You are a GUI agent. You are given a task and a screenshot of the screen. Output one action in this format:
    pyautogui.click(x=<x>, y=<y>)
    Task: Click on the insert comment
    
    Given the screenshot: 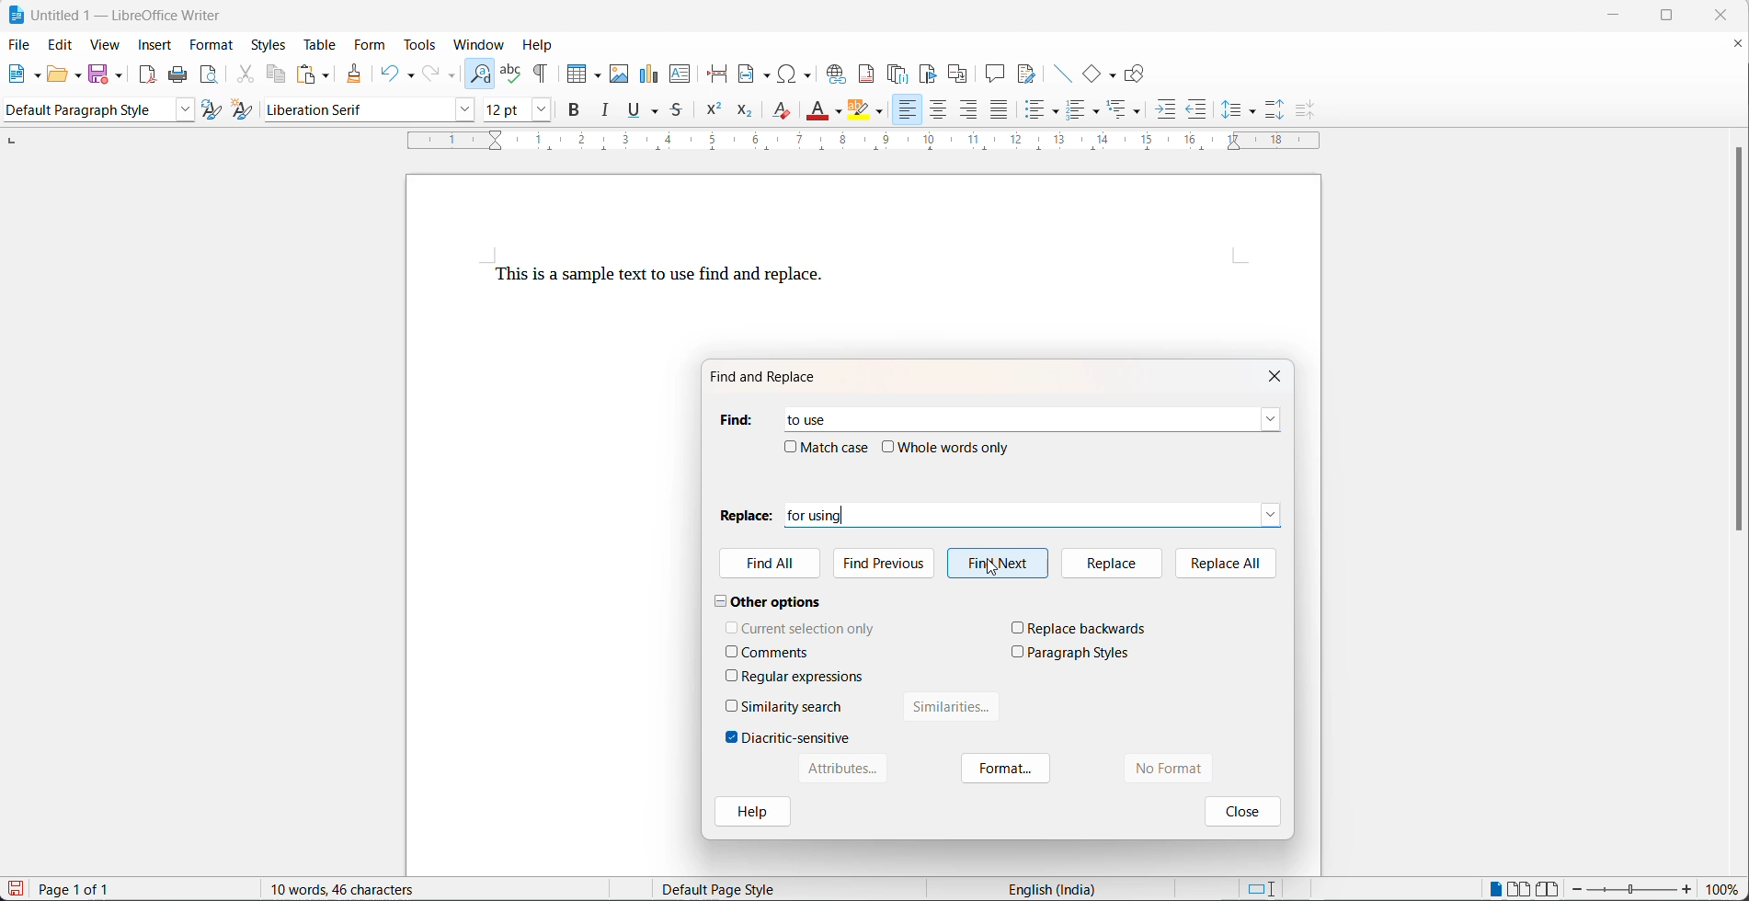 What is the action you would take?
    pyautogui.click(x=995, y=74)
    